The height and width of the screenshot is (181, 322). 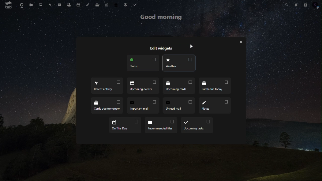 What do you see at coordinates (69, 5) in the screenshot?
I see `contacts` at bounding box center [69, 5].